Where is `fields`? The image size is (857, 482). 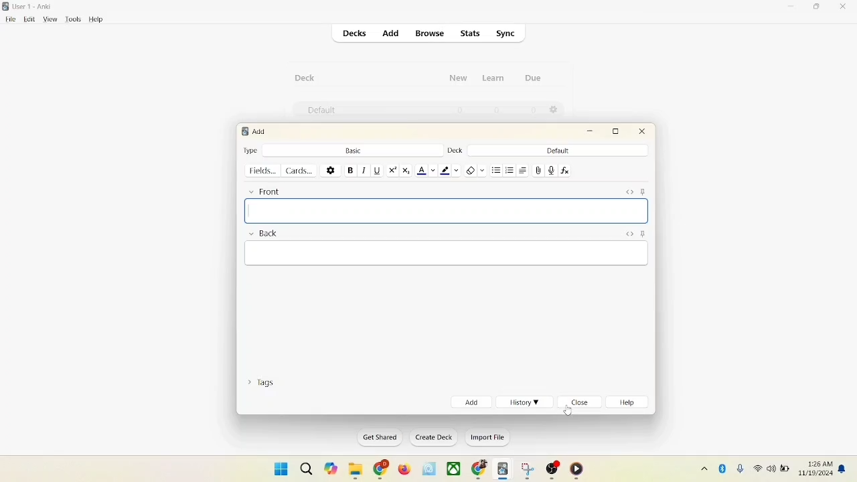 fields is located at coordinates (264, 171).